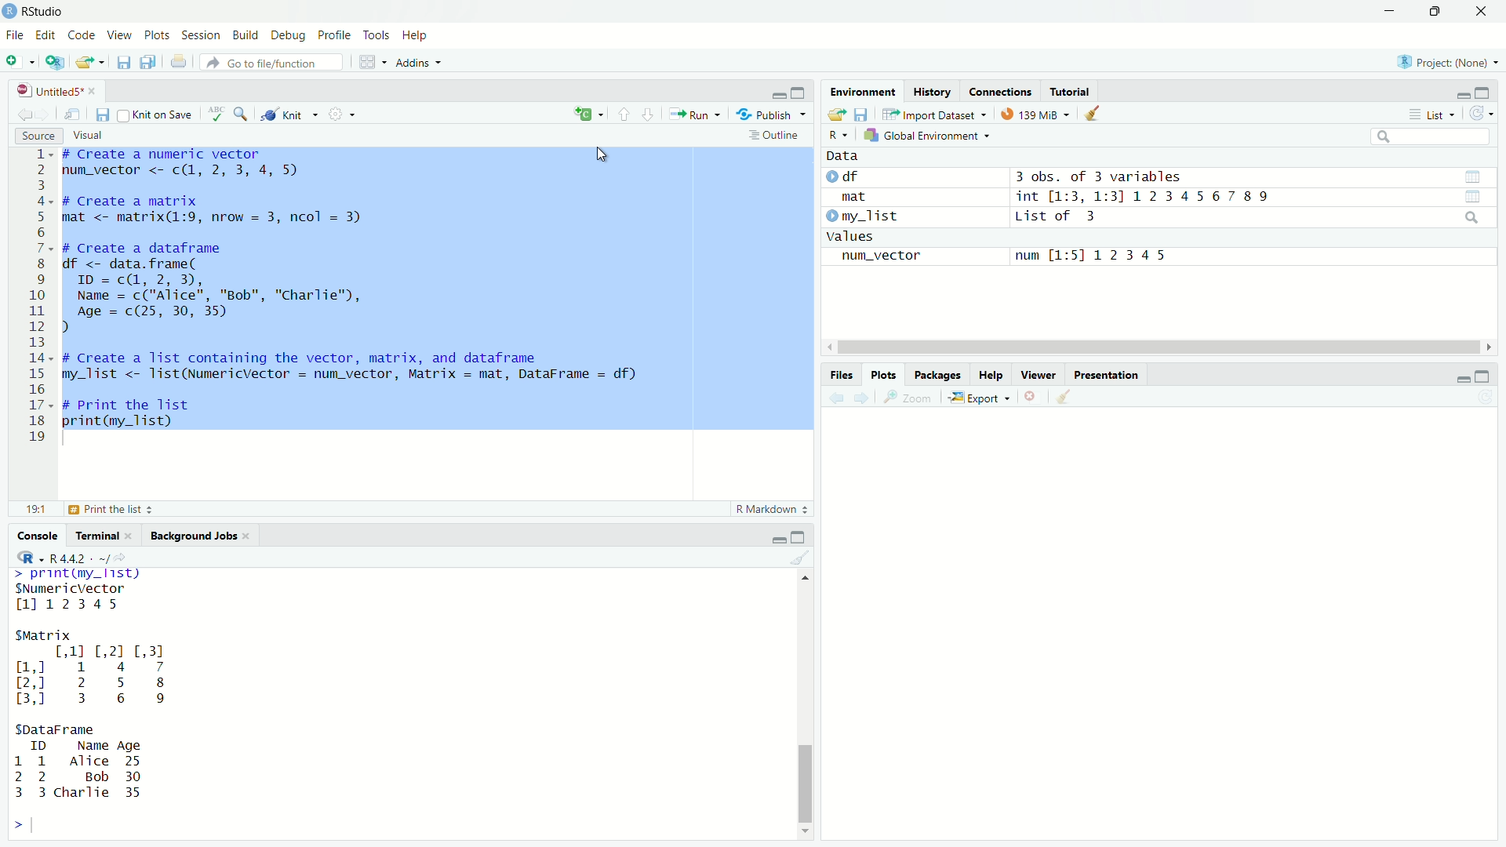 This screenshot has height=847, width=1506. I want to click on Edit, so click(45, 35).